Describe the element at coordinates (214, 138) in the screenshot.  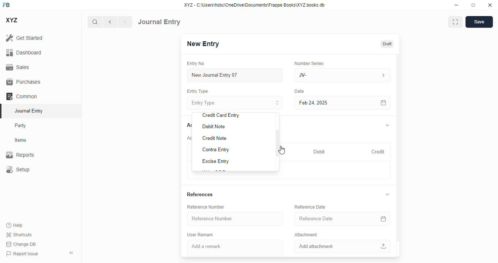
I see `credit note` at that location.